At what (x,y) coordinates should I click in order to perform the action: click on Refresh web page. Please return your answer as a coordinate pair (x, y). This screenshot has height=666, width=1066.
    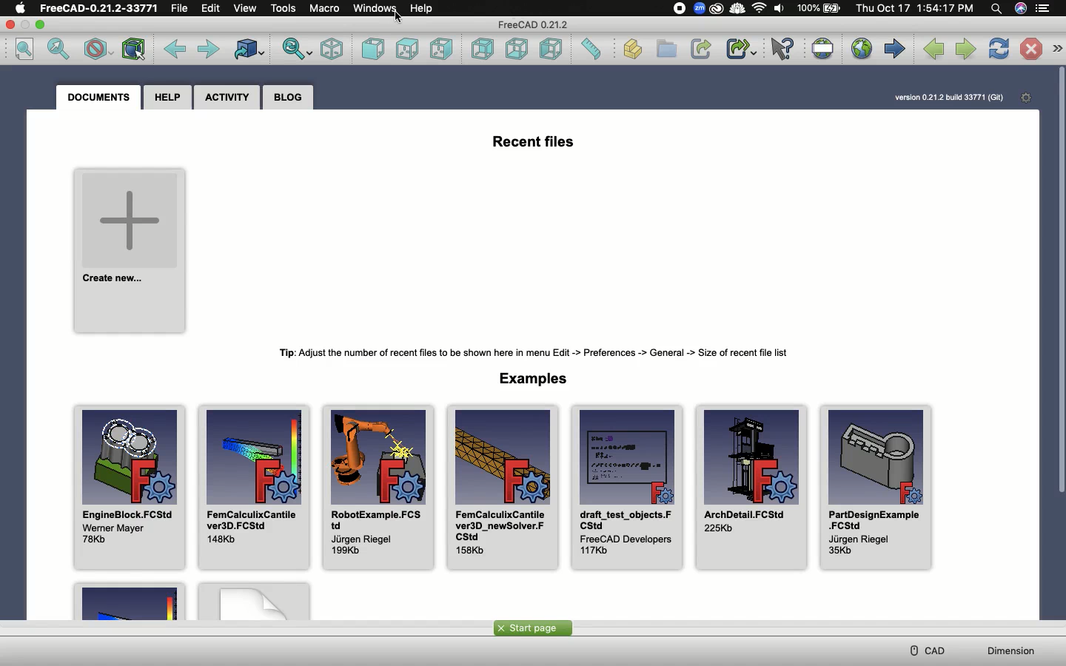
    Looking at the image, I should click on (999, 49).